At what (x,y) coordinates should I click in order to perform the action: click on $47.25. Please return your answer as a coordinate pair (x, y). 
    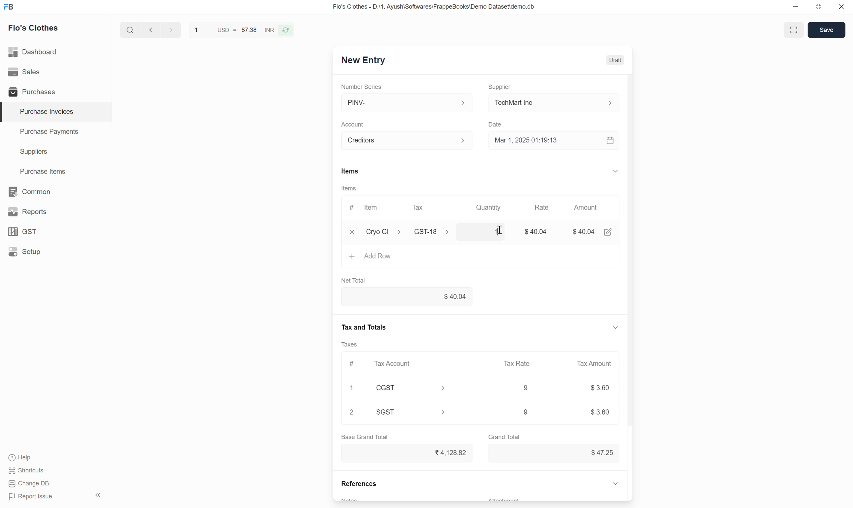
    Looking at the image, I should click on (597, 452).